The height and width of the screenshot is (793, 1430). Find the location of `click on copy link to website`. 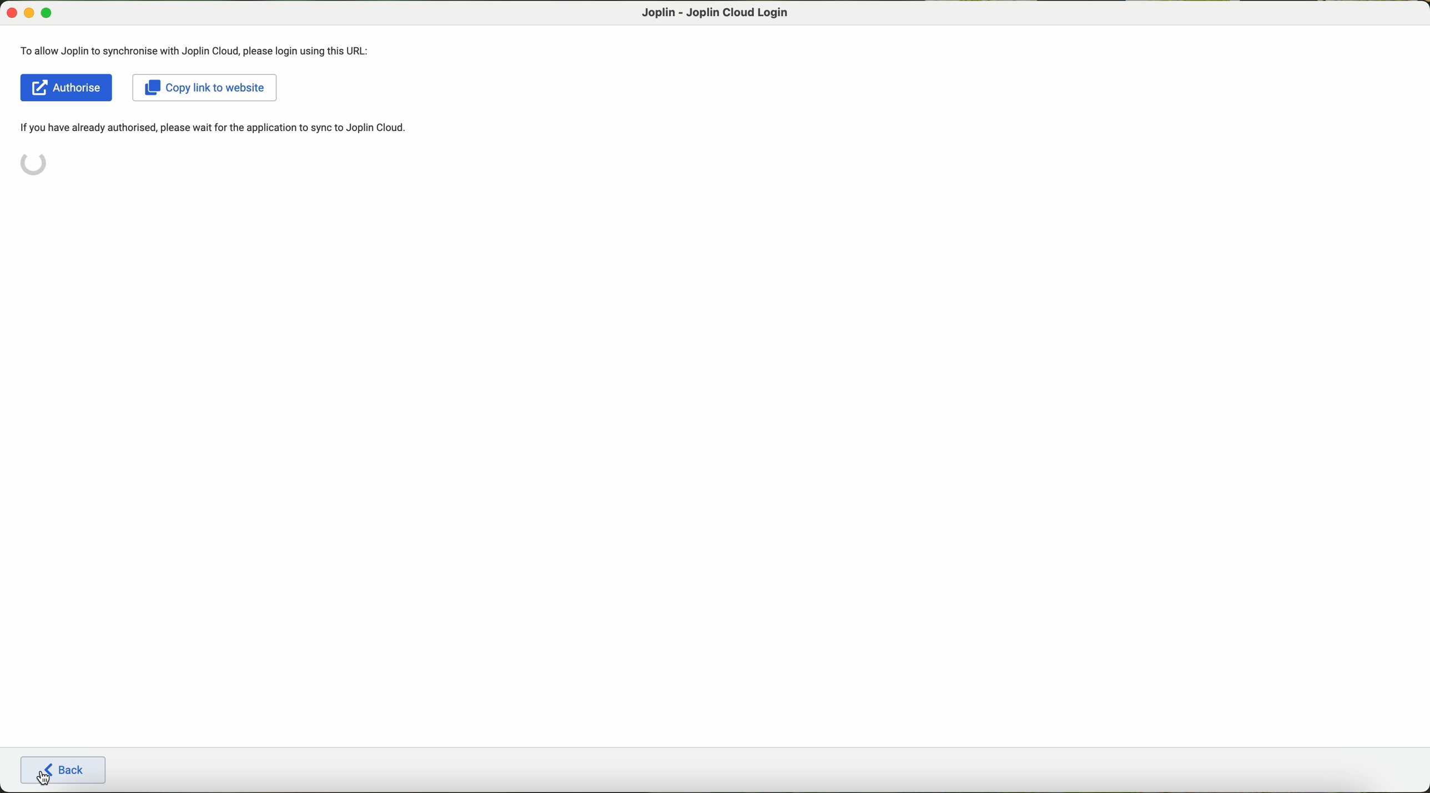

click on copy link to website is located at coordinates (207, 88).